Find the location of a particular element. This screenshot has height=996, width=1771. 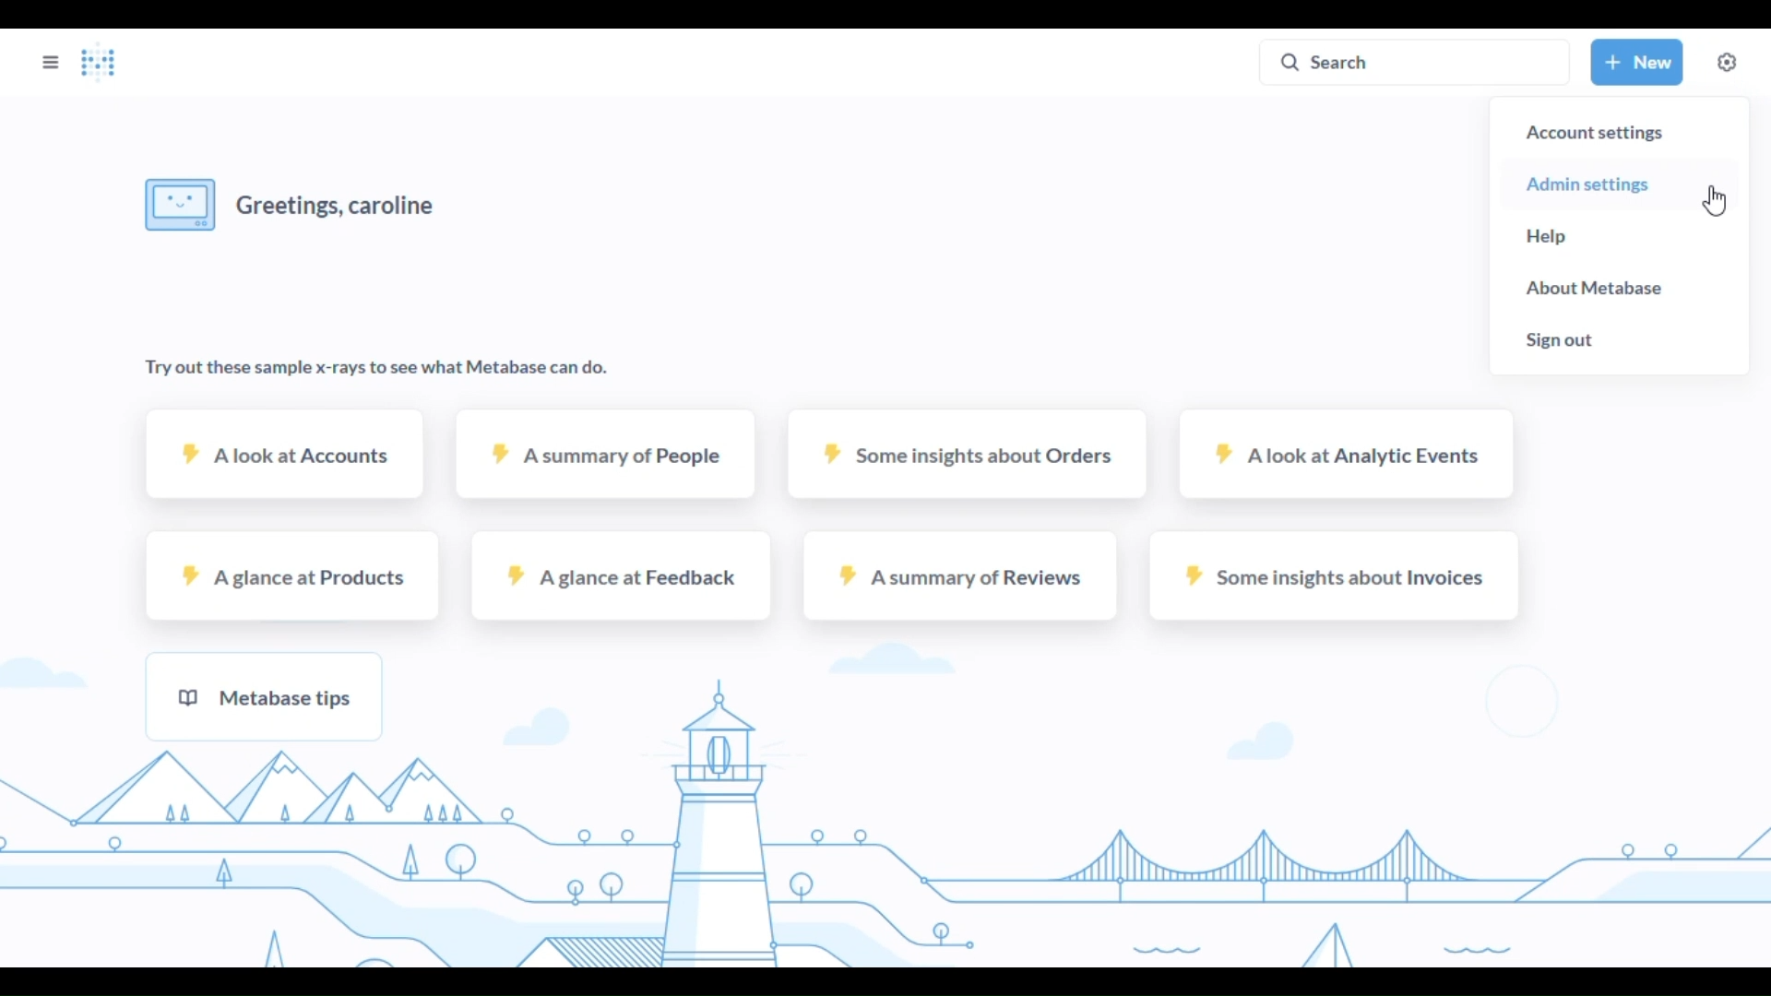

a summary of people is located at coordinates (608, 454).